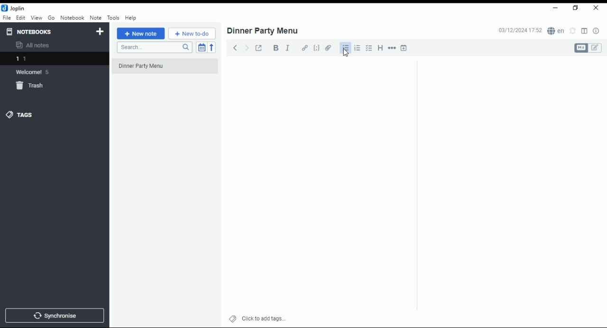  Describe the element at coordinates (573, 31) in the screenshot. I see `set alarm` at that location.